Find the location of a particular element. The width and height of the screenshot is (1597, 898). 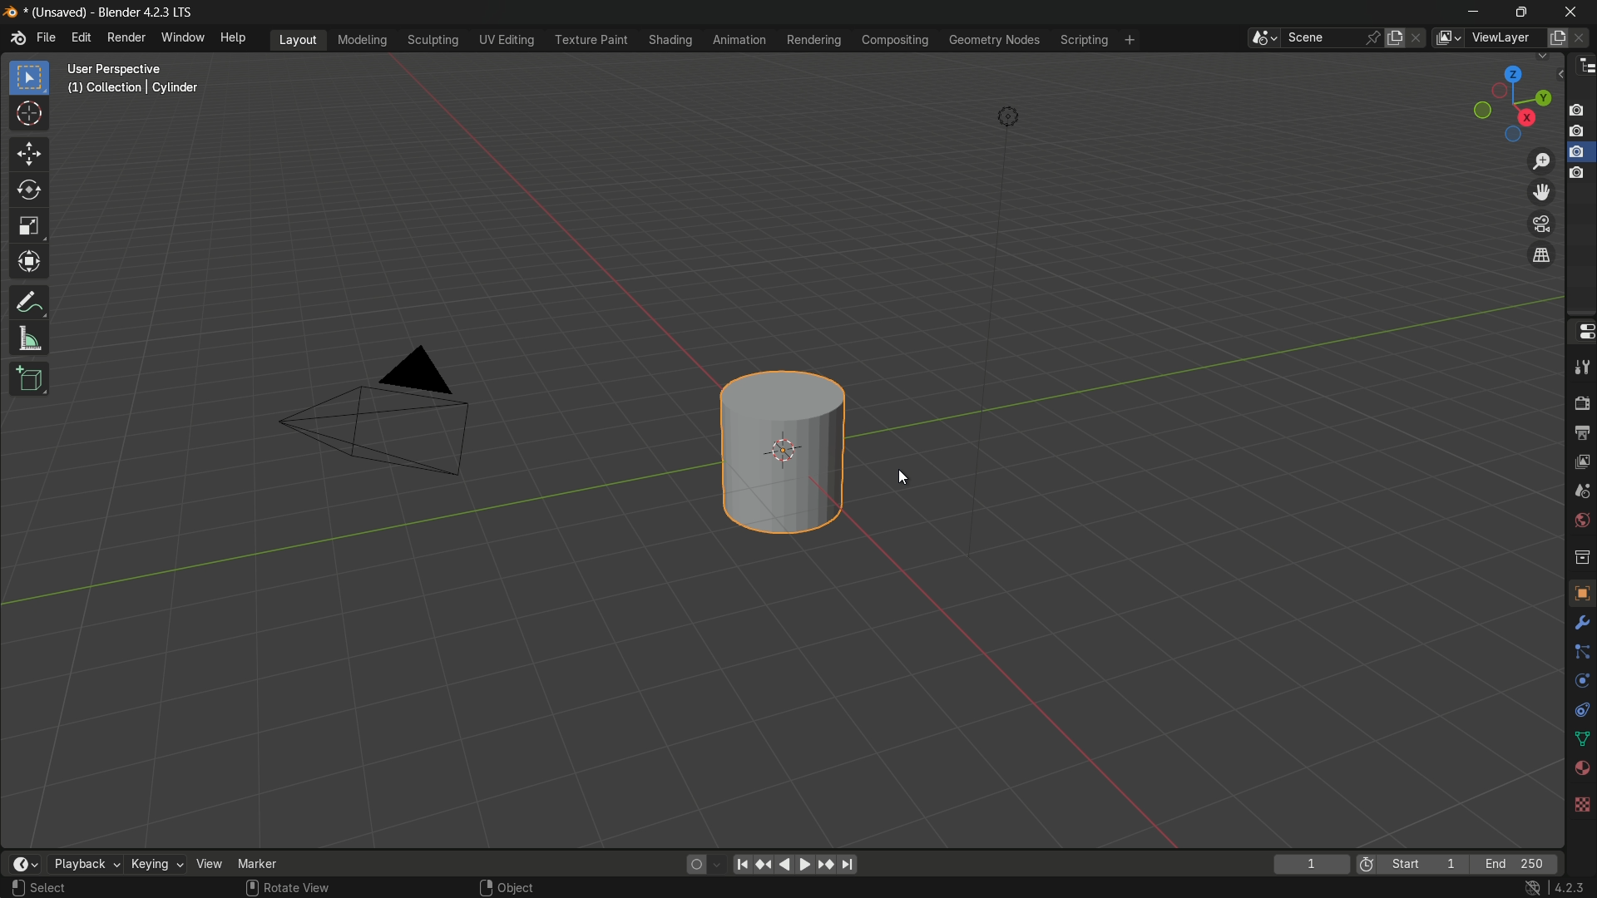

jump to endpoint is located at coordinates (741, 864).